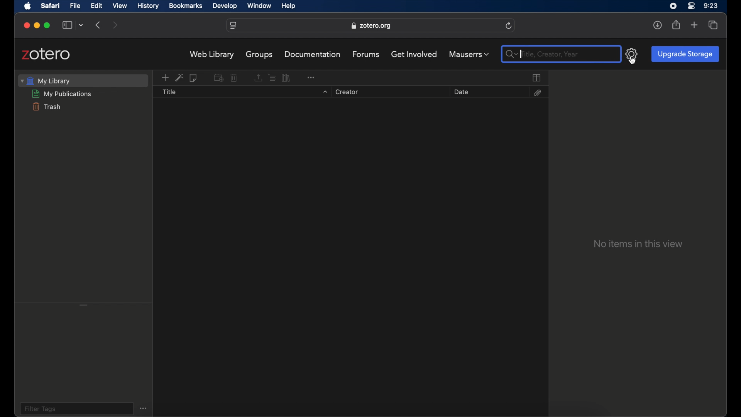 This screenshot has width=741, height=417. Describe the element at coordinates (657, 25) in the screenshot. I see `downloads` at that location.